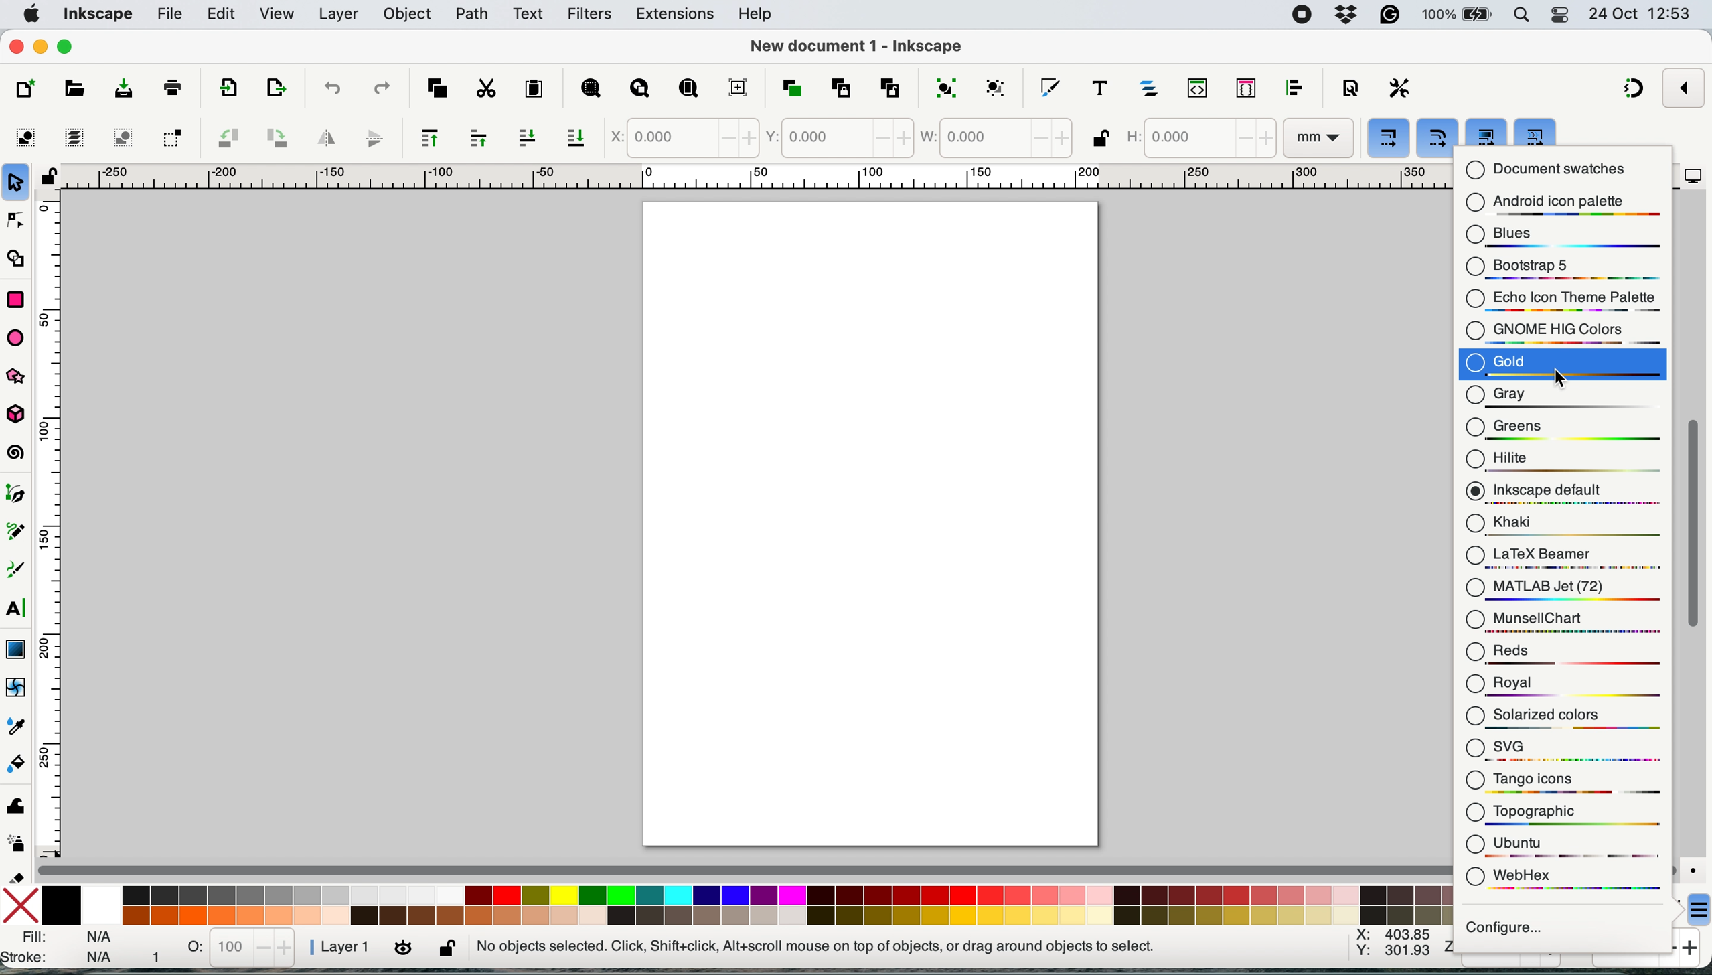 The image size is (1712, 975). I want to click on edit, so click(226, 16).